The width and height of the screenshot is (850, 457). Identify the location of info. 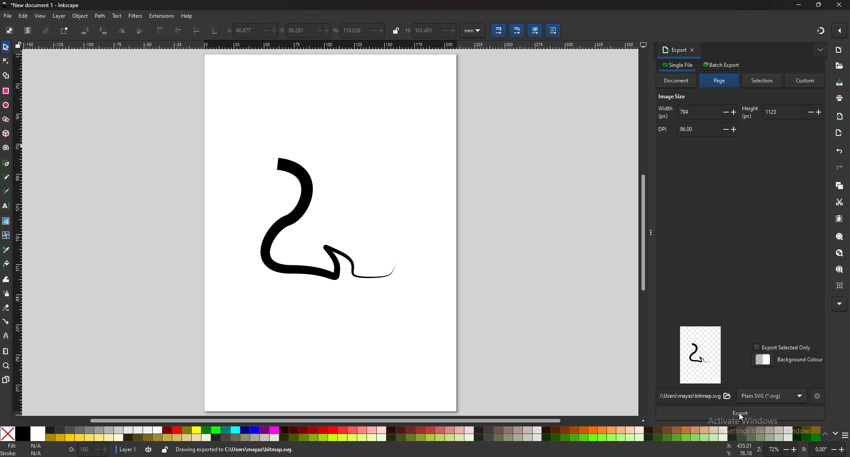
(301, 450).